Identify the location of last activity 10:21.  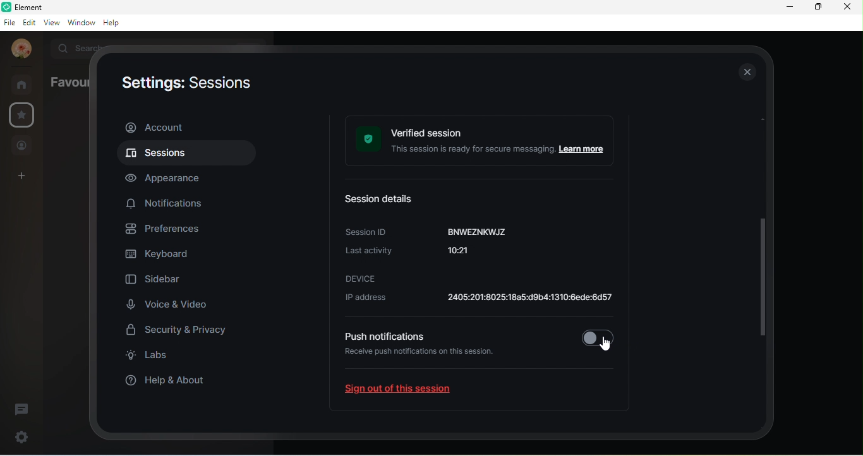
(421, 255).